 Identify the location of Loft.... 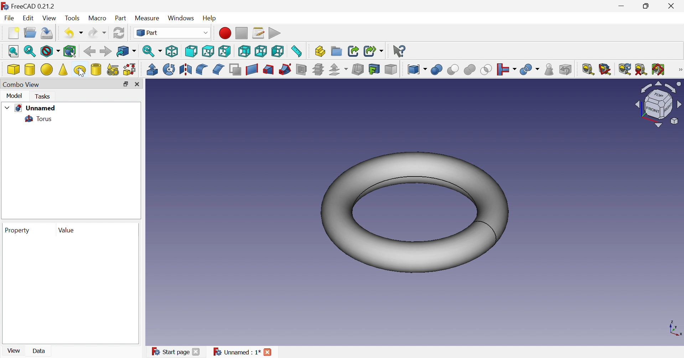
(269, 70).